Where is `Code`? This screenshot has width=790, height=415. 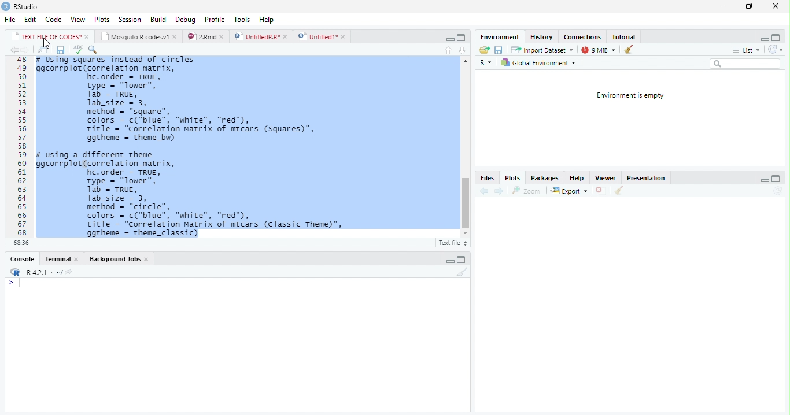
Code is located at coordinates (53, 20).